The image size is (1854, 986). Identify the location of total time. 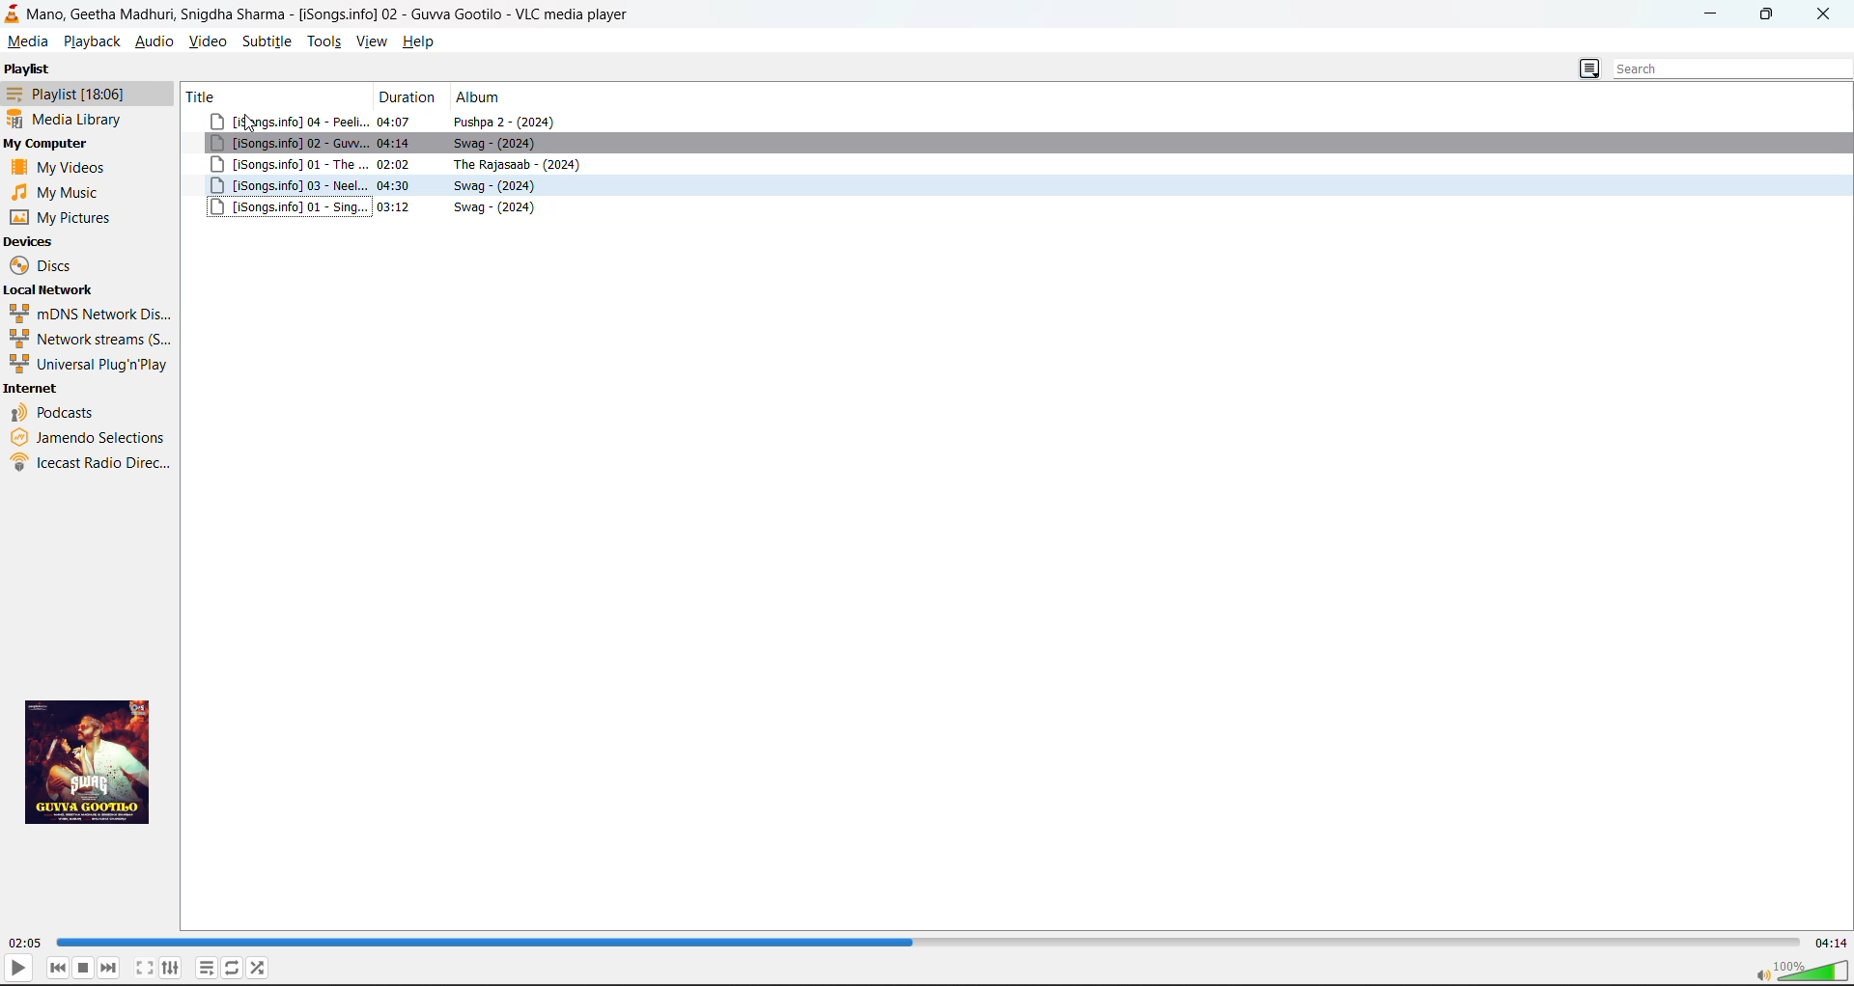
(1831, 944).